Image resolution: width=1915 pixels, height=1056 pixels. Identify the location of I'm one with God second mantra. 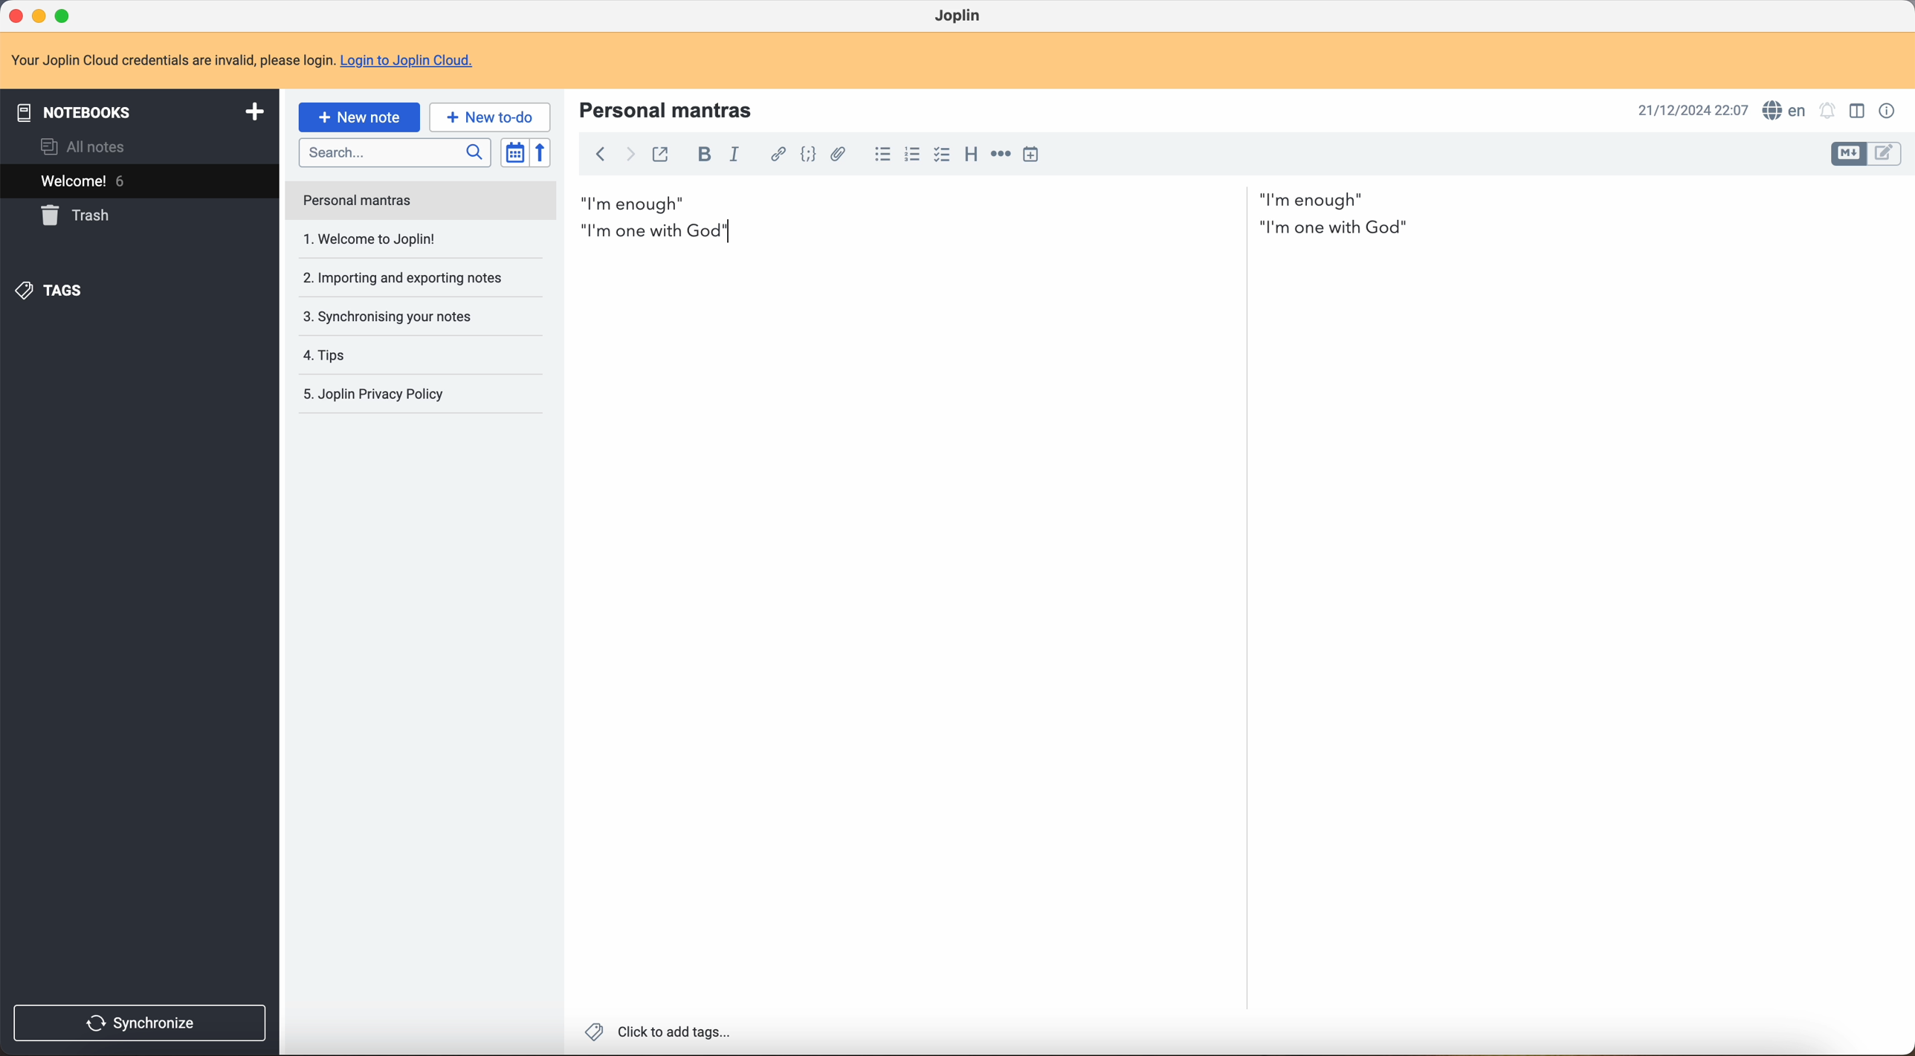
(1001, 231).